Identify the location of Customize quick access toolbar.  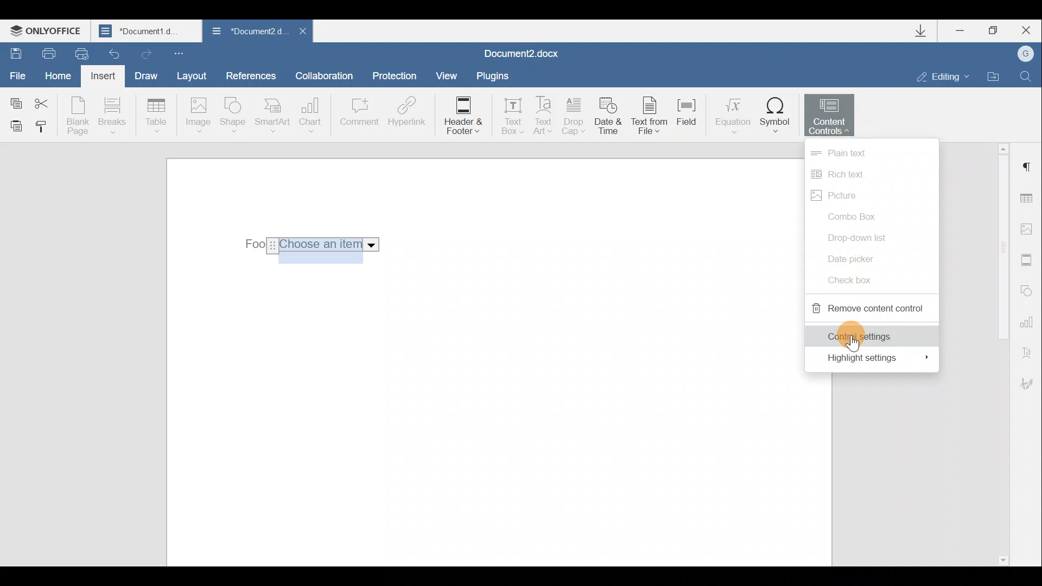
(181, 53).